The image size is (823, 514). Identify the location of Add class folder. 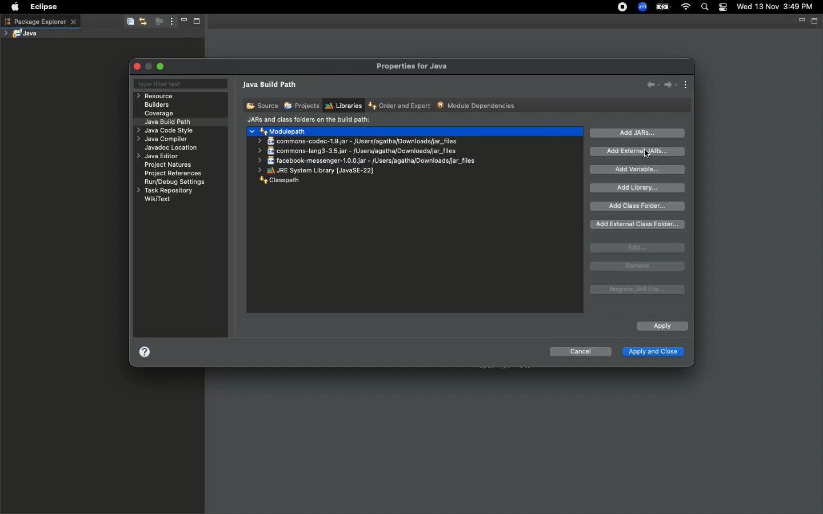
(638, 206).